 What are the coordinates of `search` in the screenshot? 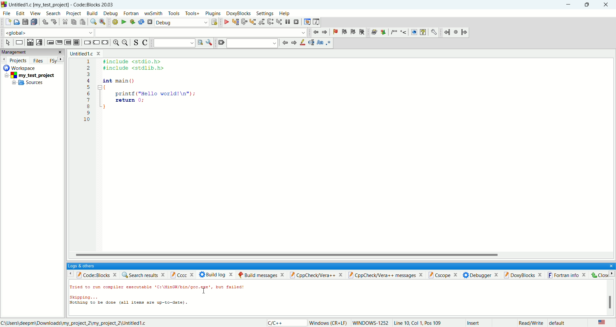 It's located at (53, 14).